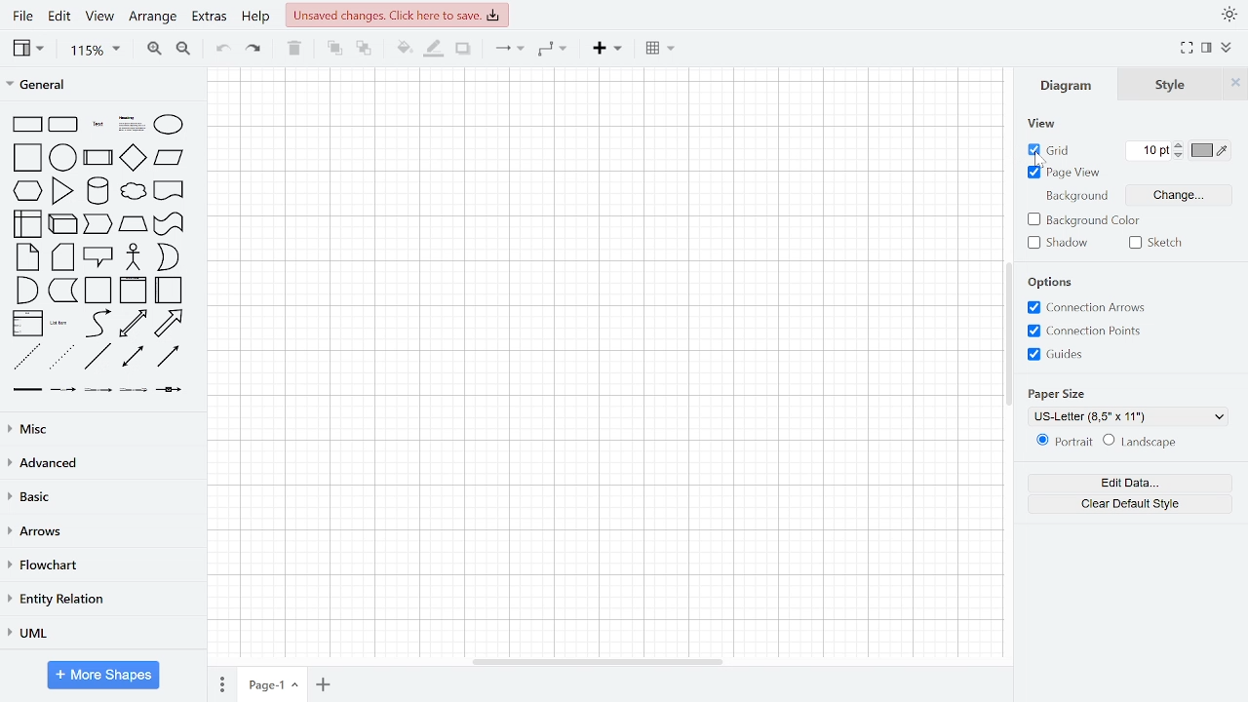 This screenshot has width=1248, height=702. Describe the element at coordinates (100, 567) in the screenshot. I see `flowchart` at that location.